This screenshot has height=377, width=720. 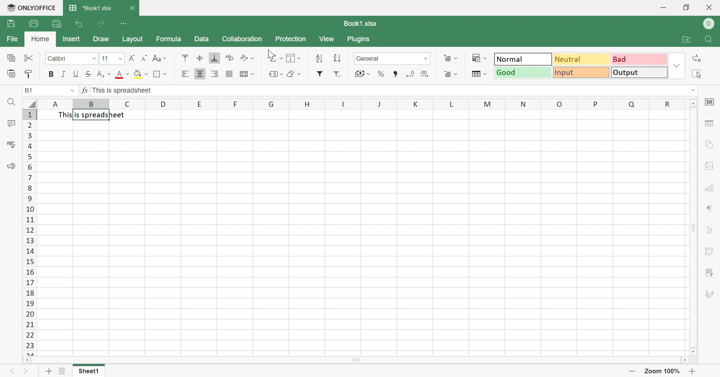 I want to click on Drop Down, so click(x=456, y=59).